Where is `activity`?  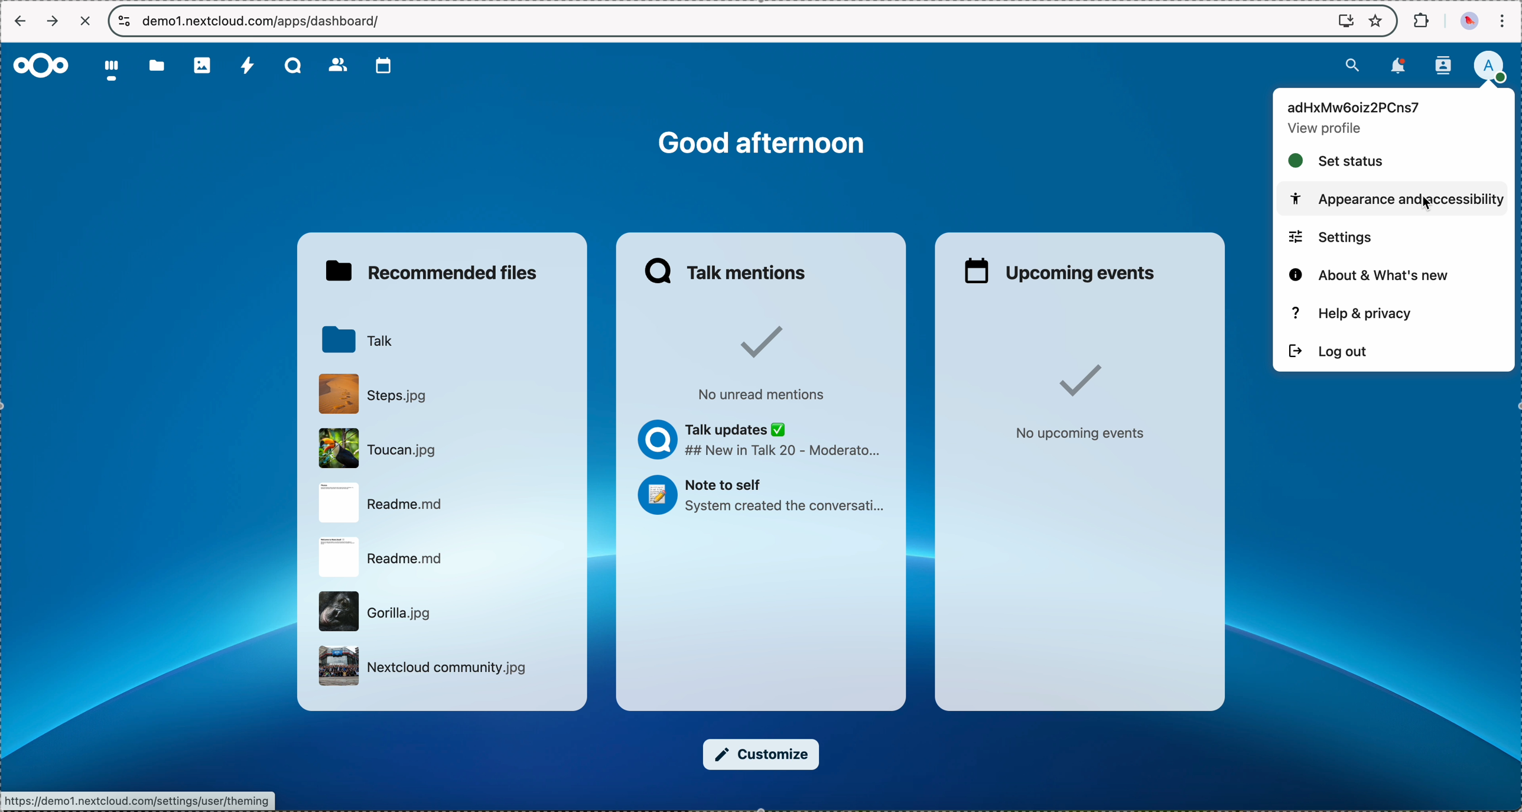 activity is located at coordinates (245, 67).